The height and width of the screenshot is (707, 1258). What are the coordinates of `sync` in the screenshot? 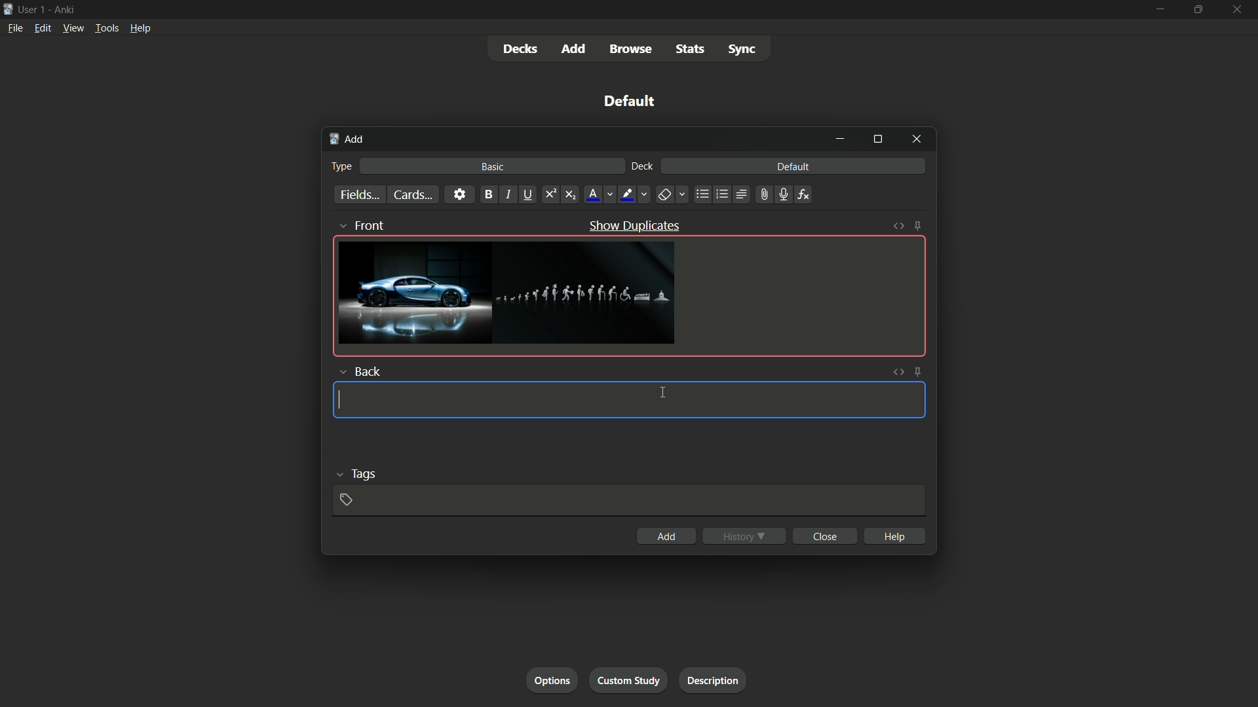 It's located at (744, 50).